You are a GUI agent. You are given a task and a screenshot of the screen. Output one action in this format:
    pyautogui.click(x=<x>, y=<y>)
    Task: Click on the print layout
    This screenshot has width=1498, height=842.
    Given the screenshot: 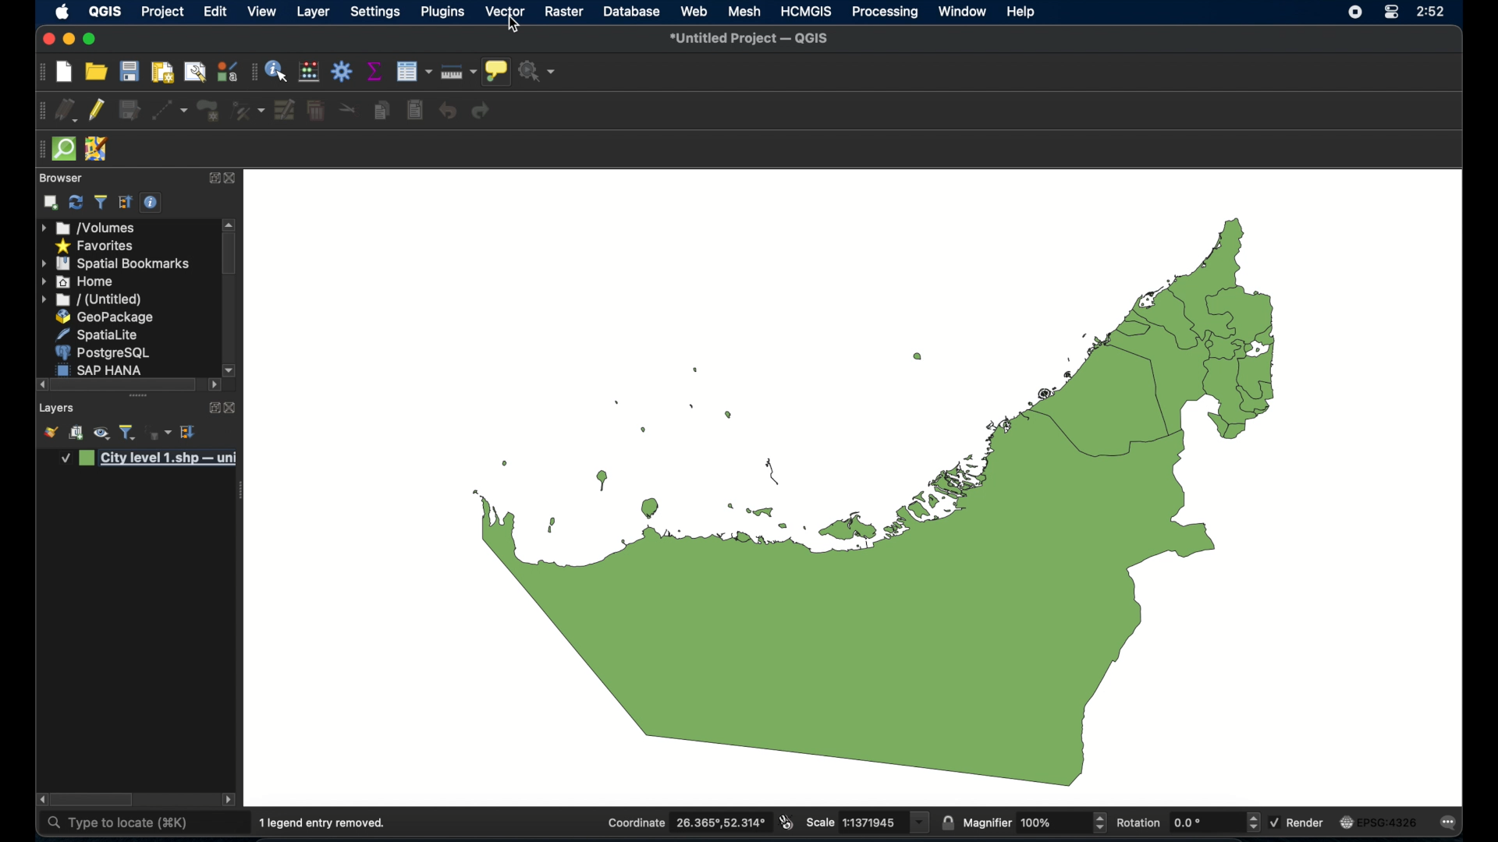 What is the action you would take?
    pyautogui.click(x=161, y=73)
    